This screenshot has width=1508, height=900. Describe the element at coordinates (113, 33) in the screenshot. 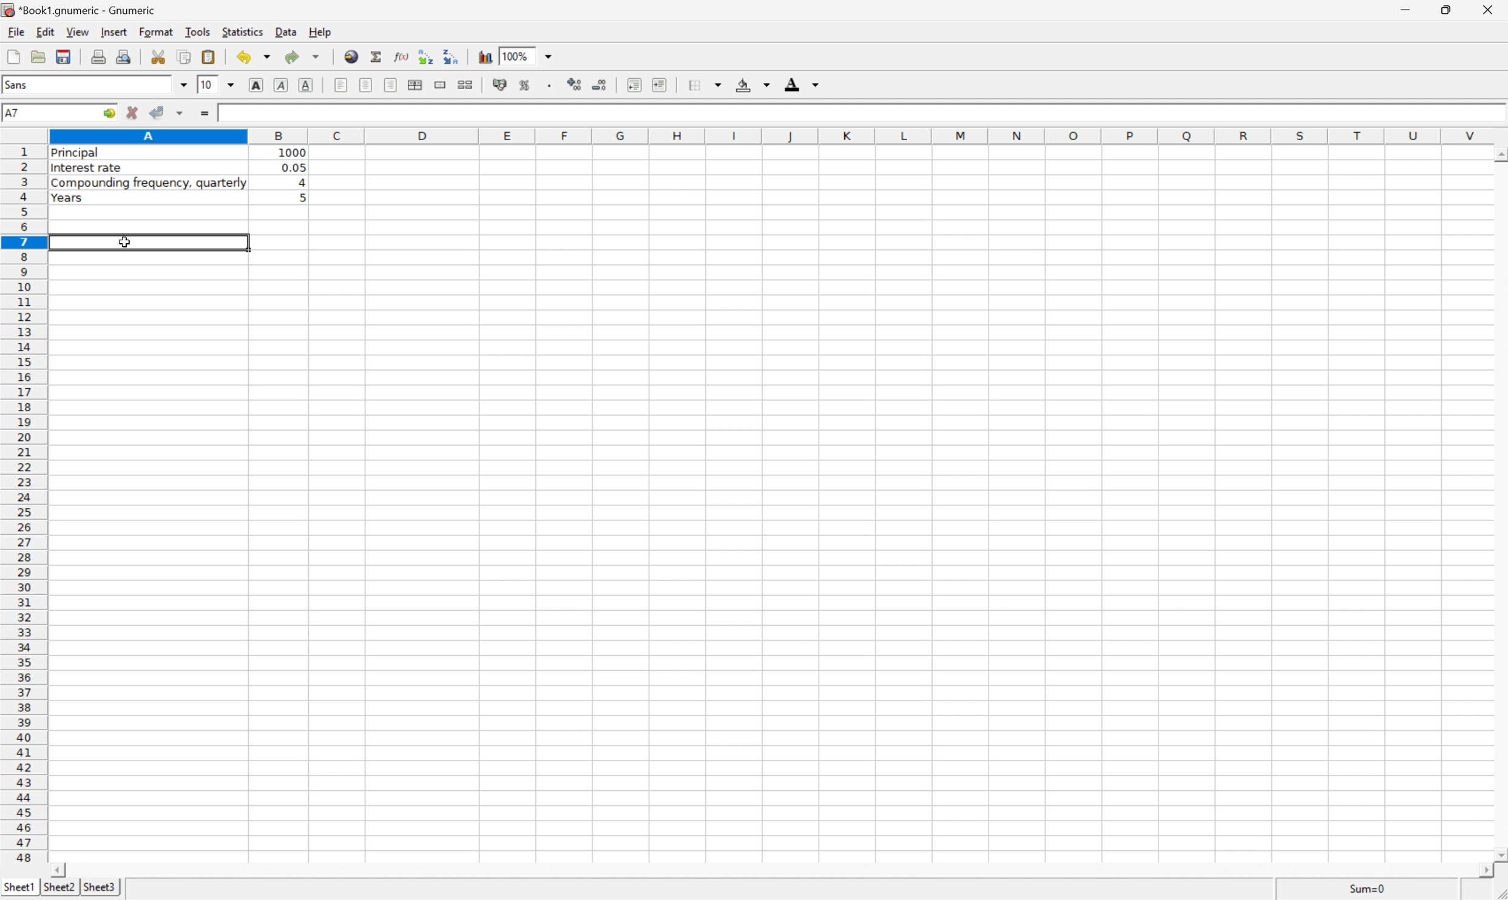

I see `insert` at that location.